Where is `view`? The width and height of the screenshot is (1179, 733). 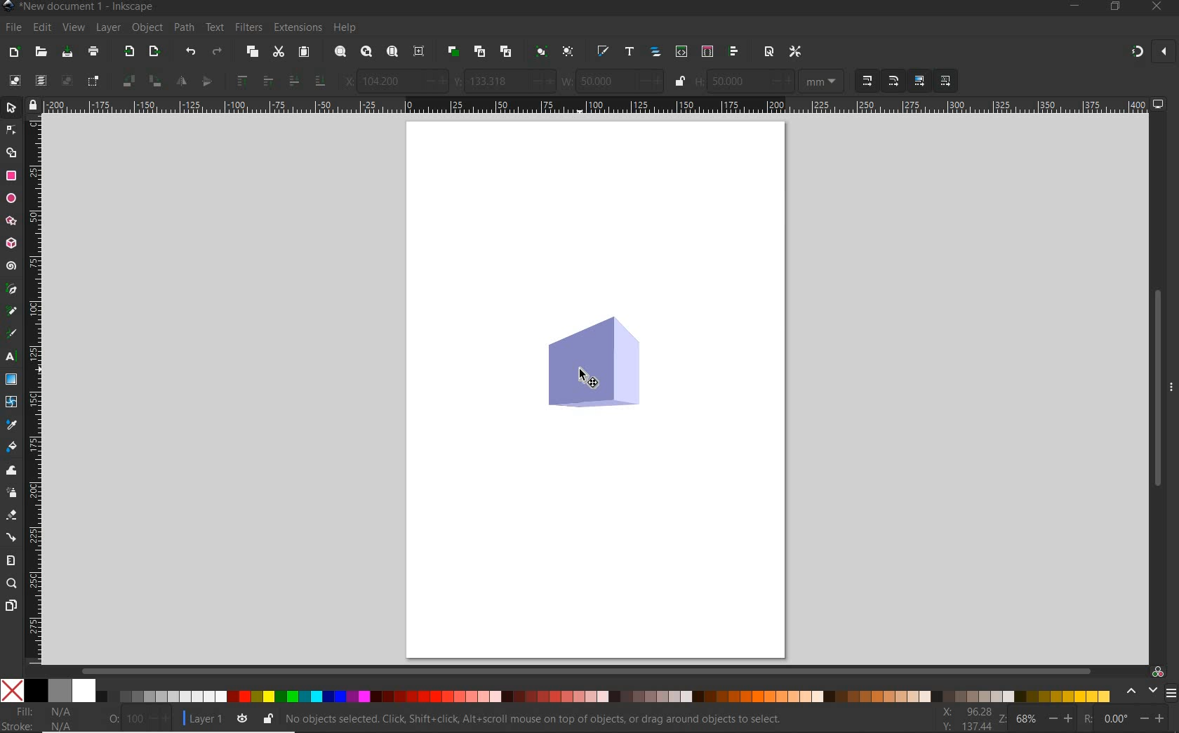 view is located at coordinates (73, 28).